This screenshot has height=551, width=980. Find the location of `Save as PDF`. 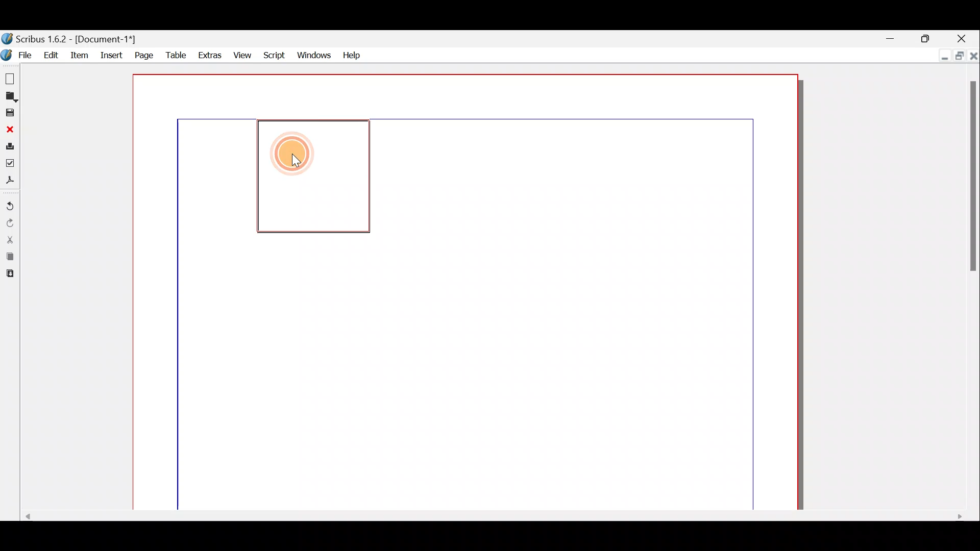

Save as PDF is located at coordinates (10, 182).